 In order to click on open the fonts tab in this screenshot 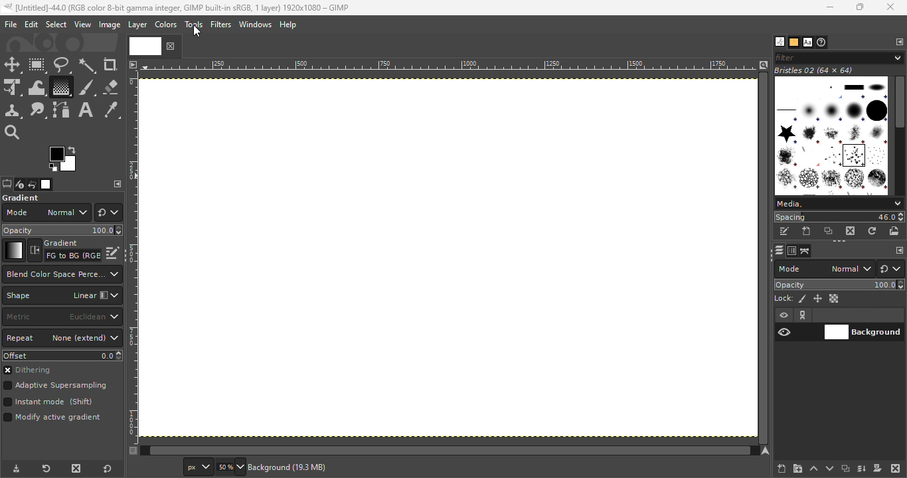, I will do `click(807, 42)`.